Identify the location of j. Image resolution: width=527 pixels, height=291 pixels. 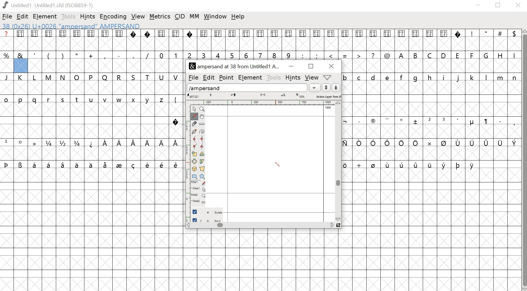
(458, 78).